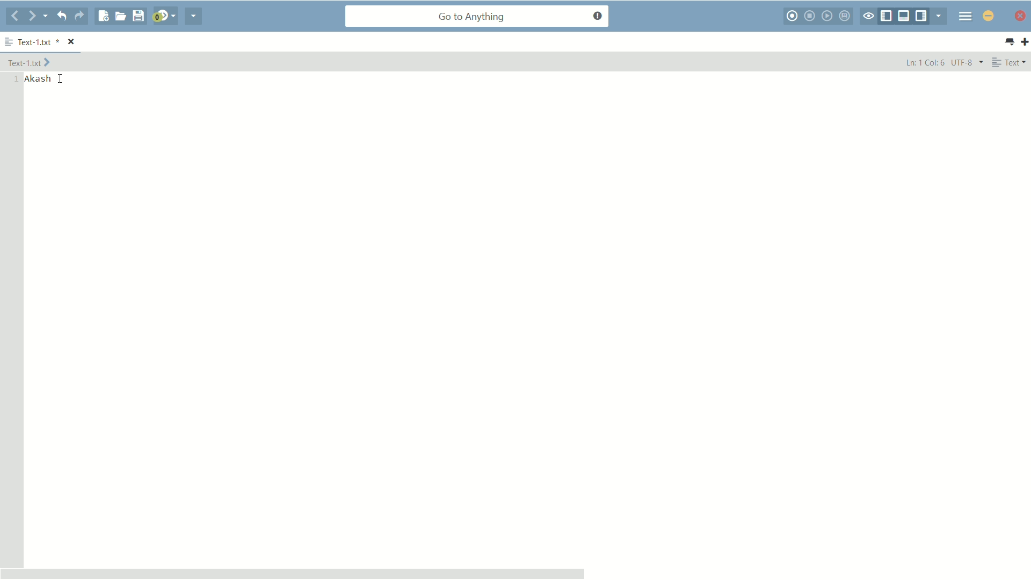 The width and height of the screenshot is (1031, 580). I want to click on menu, so click(965, 16).